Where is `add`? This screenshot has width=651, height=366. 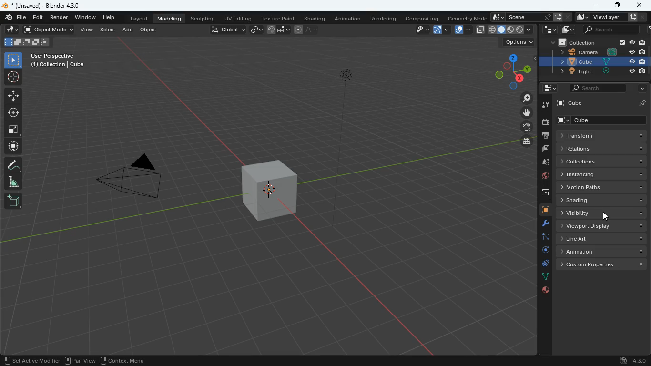 add is located at coordinates (129, 31).